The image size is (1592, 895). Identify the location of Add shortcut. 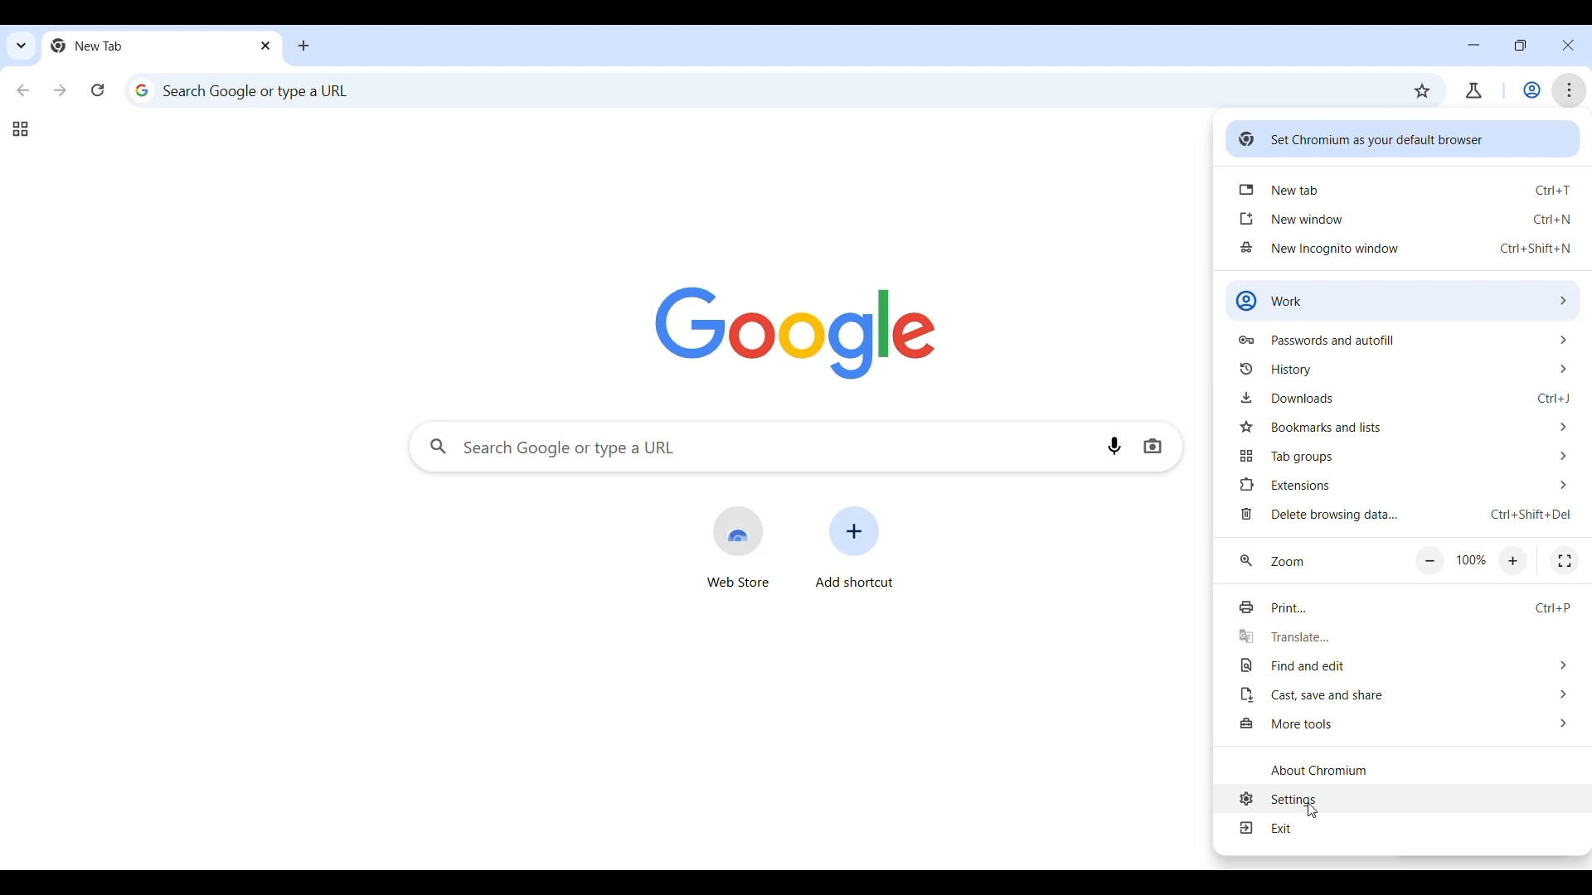
(854, 547).